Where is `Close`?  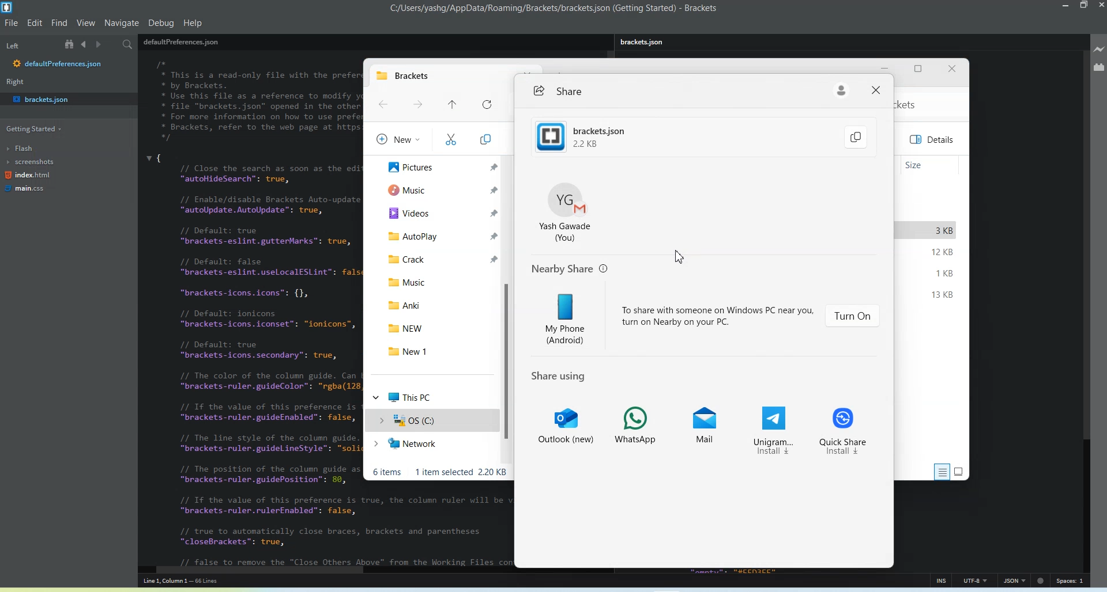
Close is located at coordinates (953, 70).